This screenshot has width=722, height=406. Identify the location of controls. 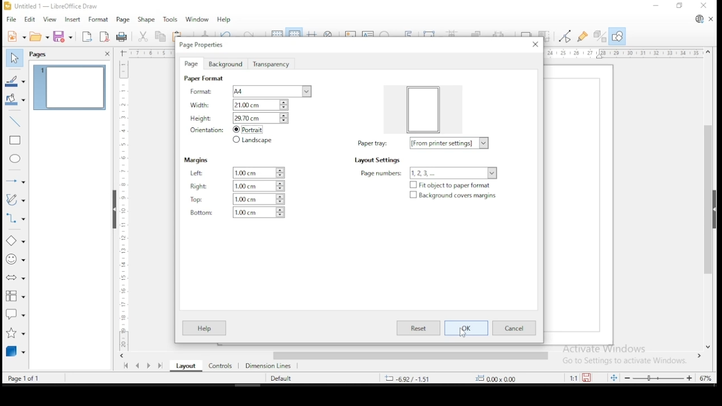
(219, 367).